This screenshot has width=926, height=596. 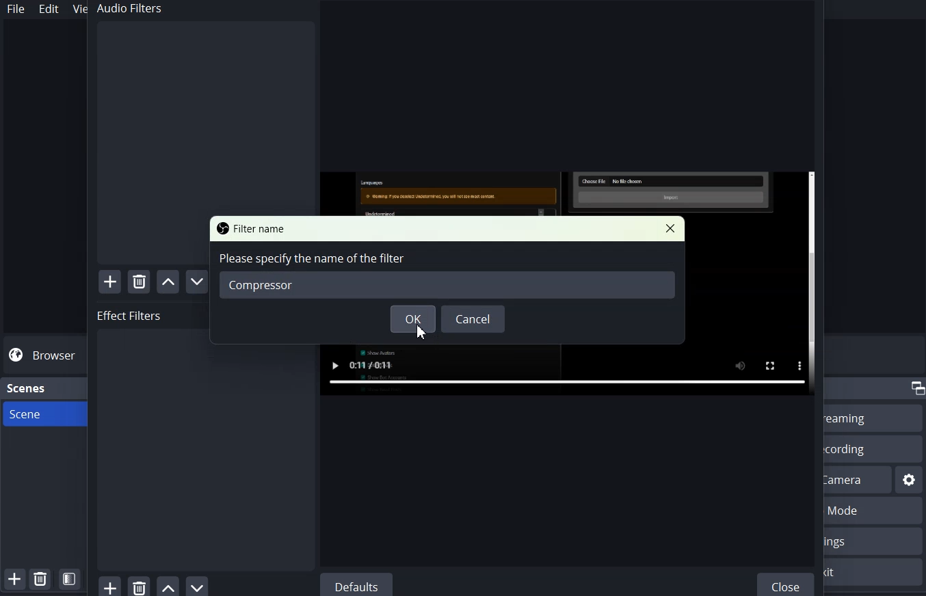 What do you see at coordinates (874, 418) in the screenshot?
I see `Start Streaming` at bounding box center [874, 418].